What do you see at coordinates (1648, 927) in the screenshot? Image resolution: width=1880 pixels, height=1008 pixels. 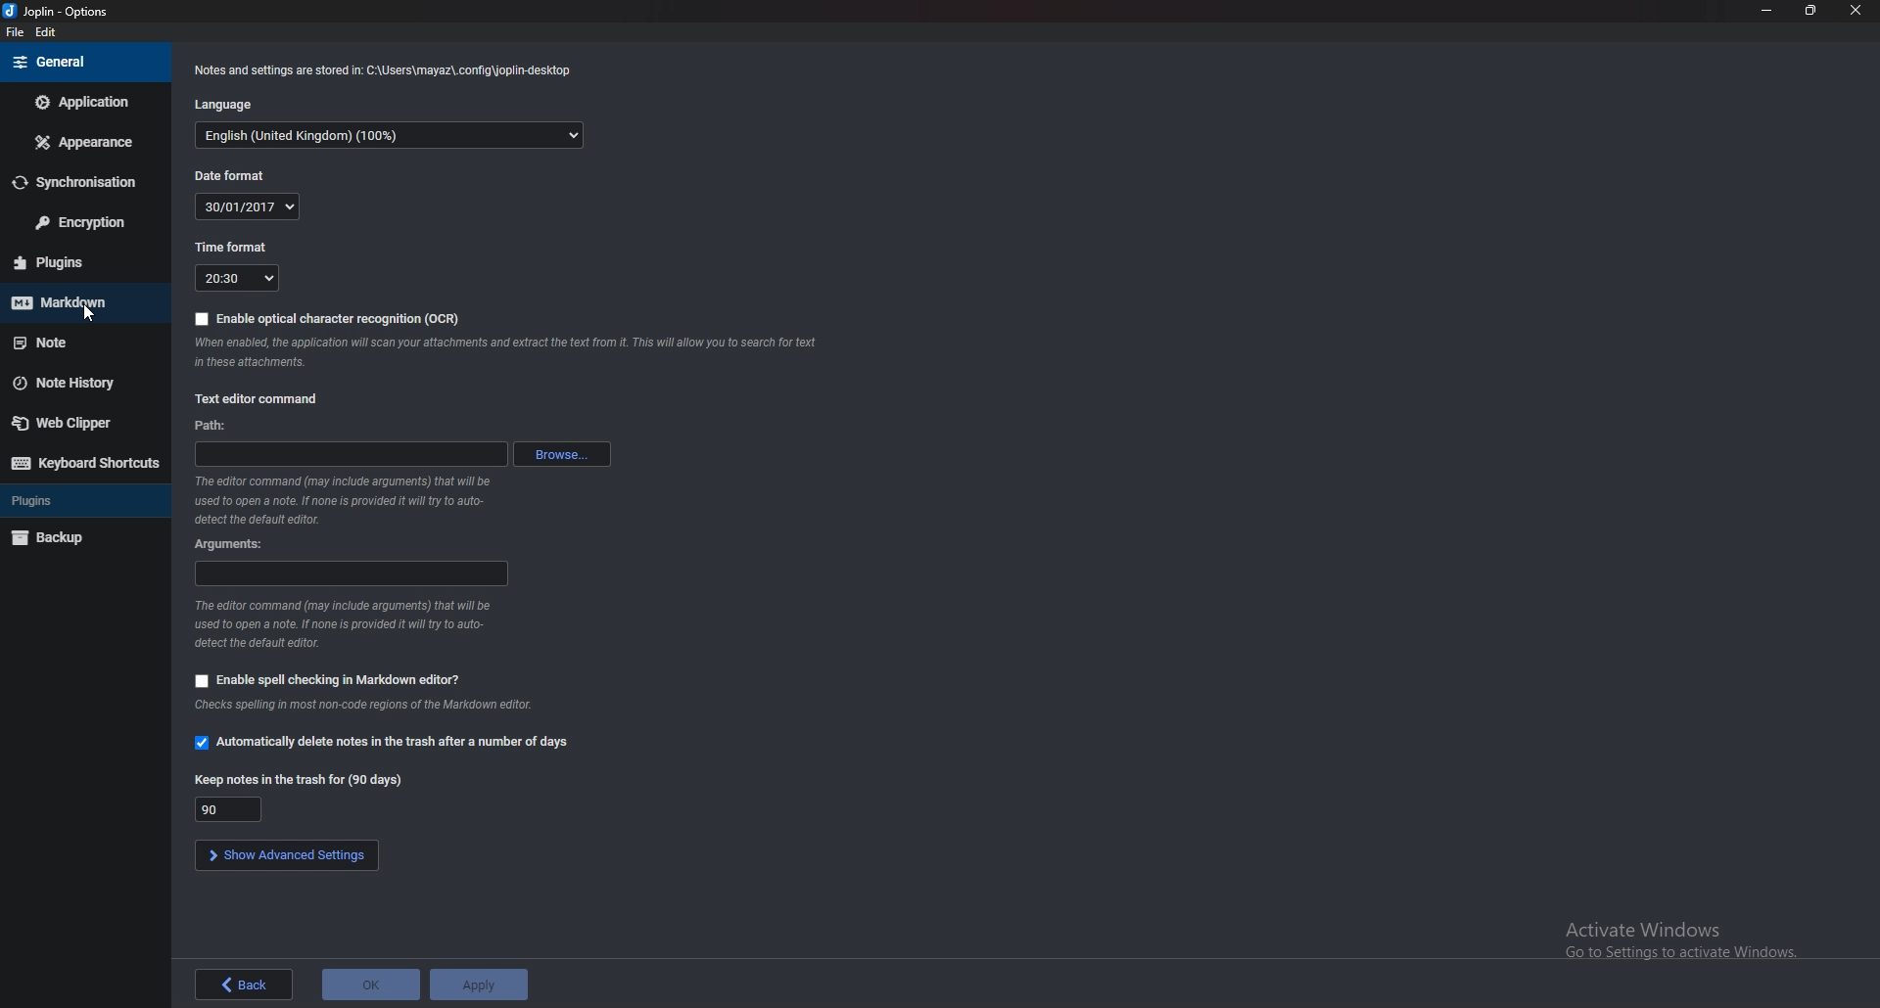 I see `Activate Windows` at bounding box center [1648, 927].